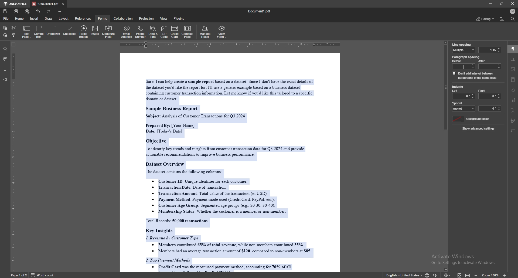  I want to click on checkbox, so click(70, 31).